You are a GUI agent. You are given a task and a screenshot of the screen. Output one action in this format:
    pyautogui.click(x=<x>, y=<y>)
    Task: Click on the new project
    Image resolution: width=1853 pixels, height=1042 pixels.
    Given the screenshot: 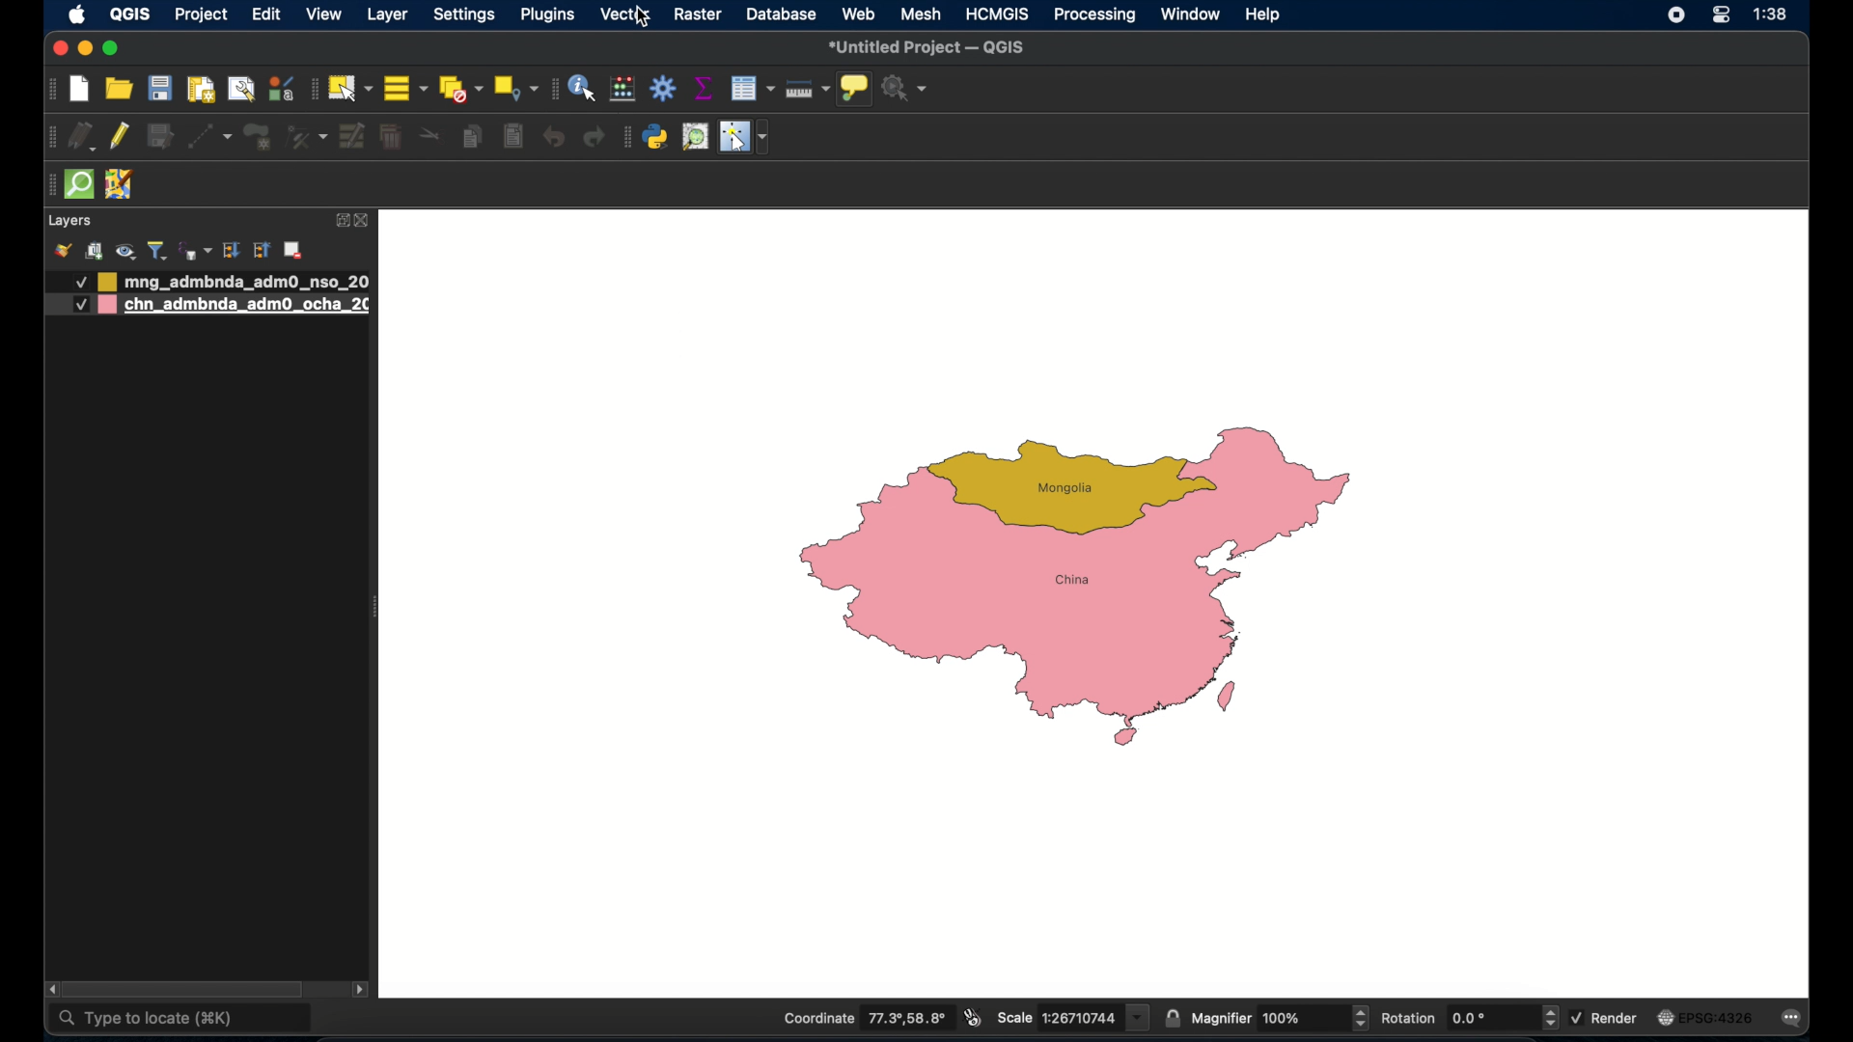 What is the action you would take?
    pyautogui.click(x=80, y=90)
    